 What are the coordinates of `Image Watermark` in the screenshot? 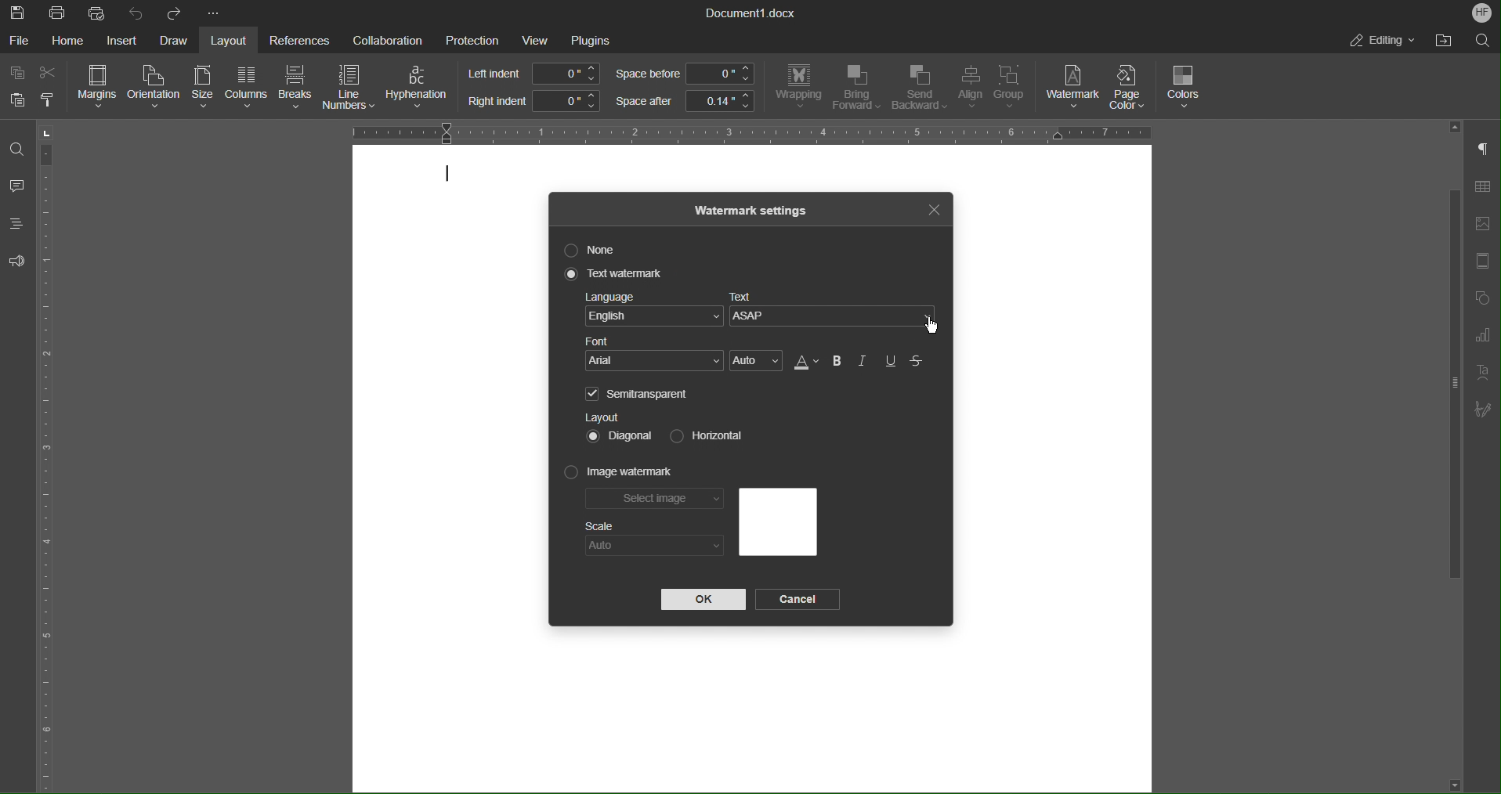 It's located at (620, 473).